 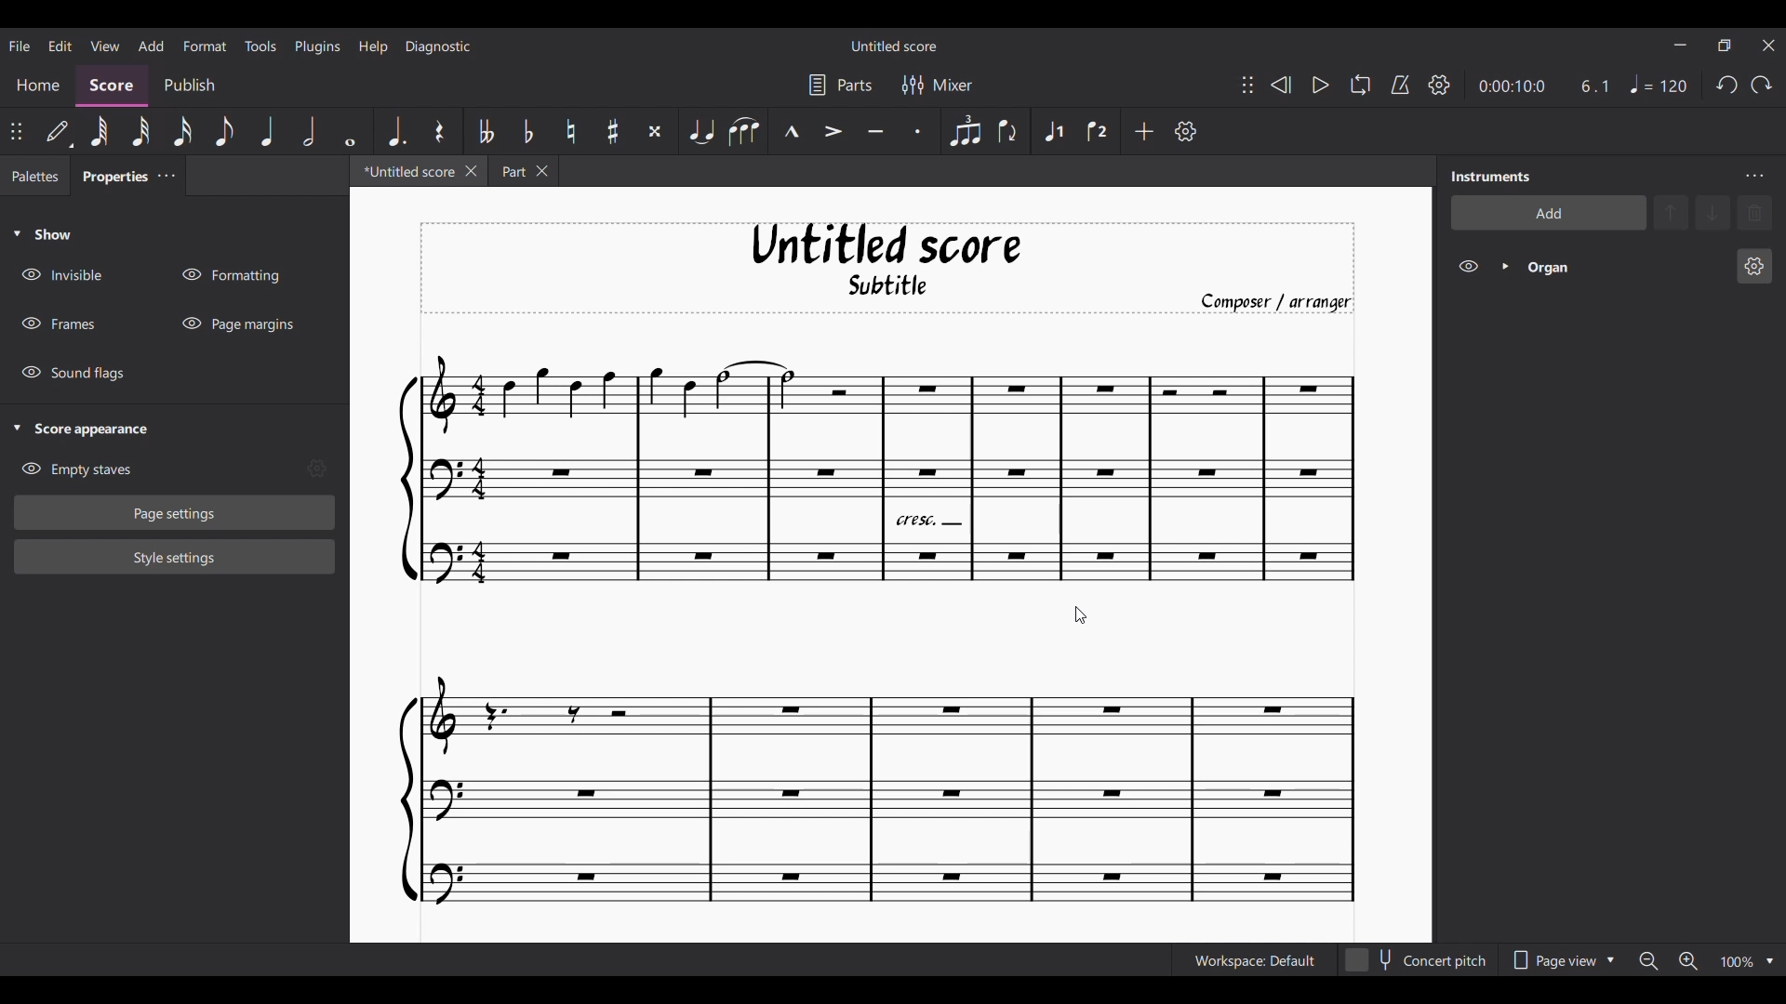 What do you see at coordinates (260, 45) in the screenshot?
I see `Tools menu` at bounding box center [260, 45].